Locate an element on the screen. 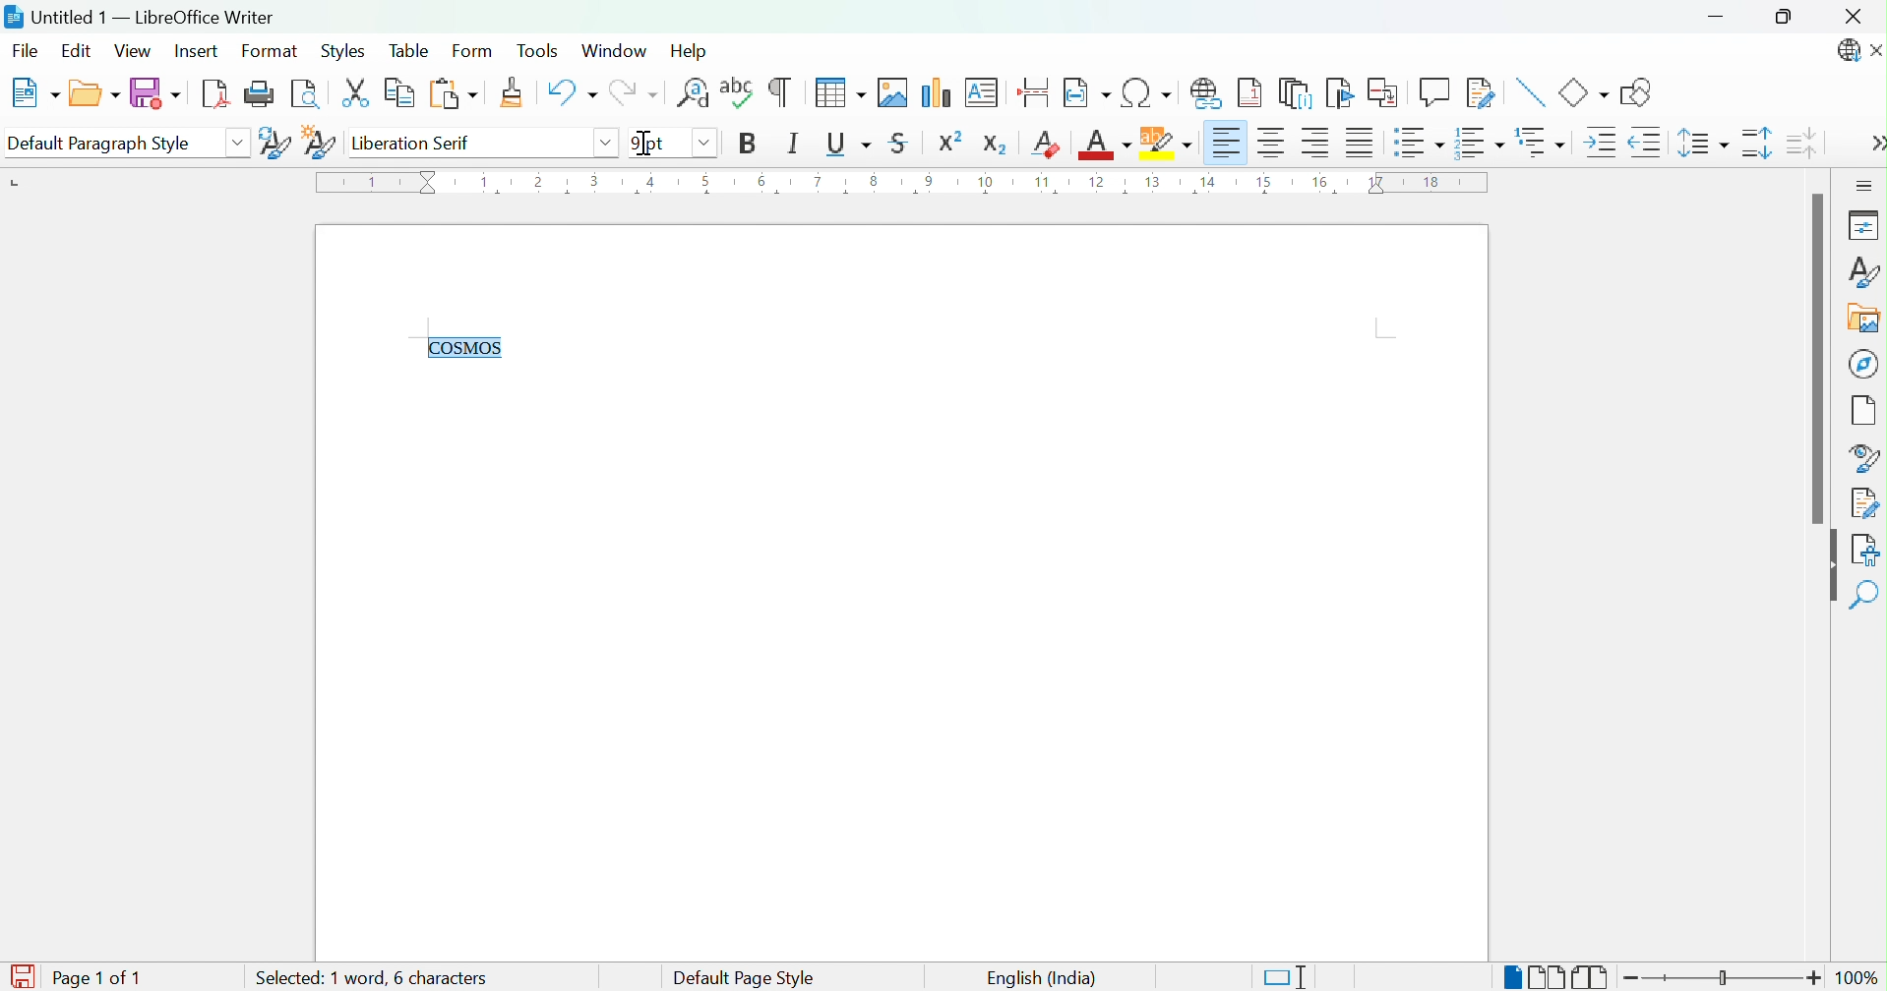 The width and height of the screenshot is (1887, 991). Manage Settings is located at coordinates (1864, 501).